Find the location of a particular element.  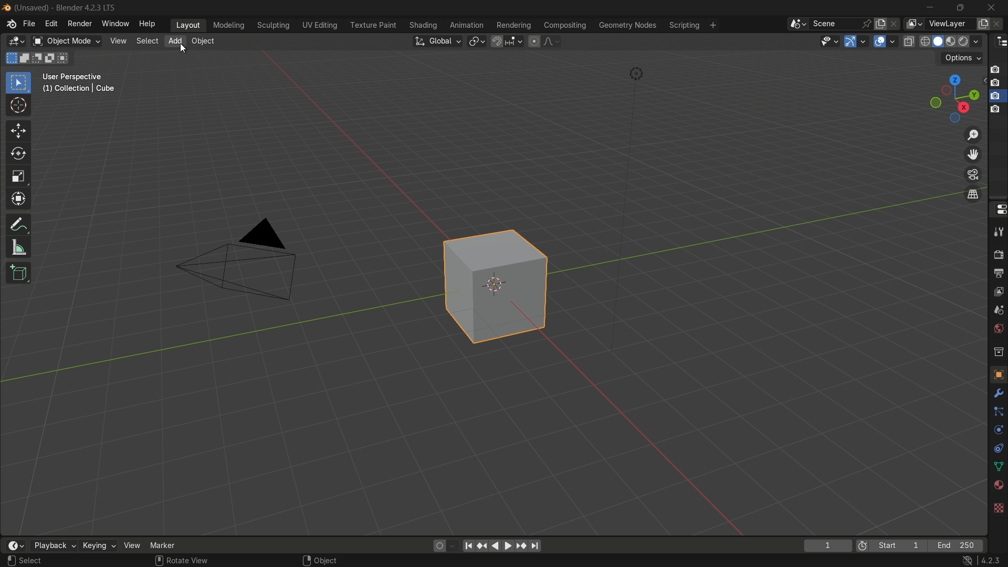

Start 1 is located at coordinates (901, 546).